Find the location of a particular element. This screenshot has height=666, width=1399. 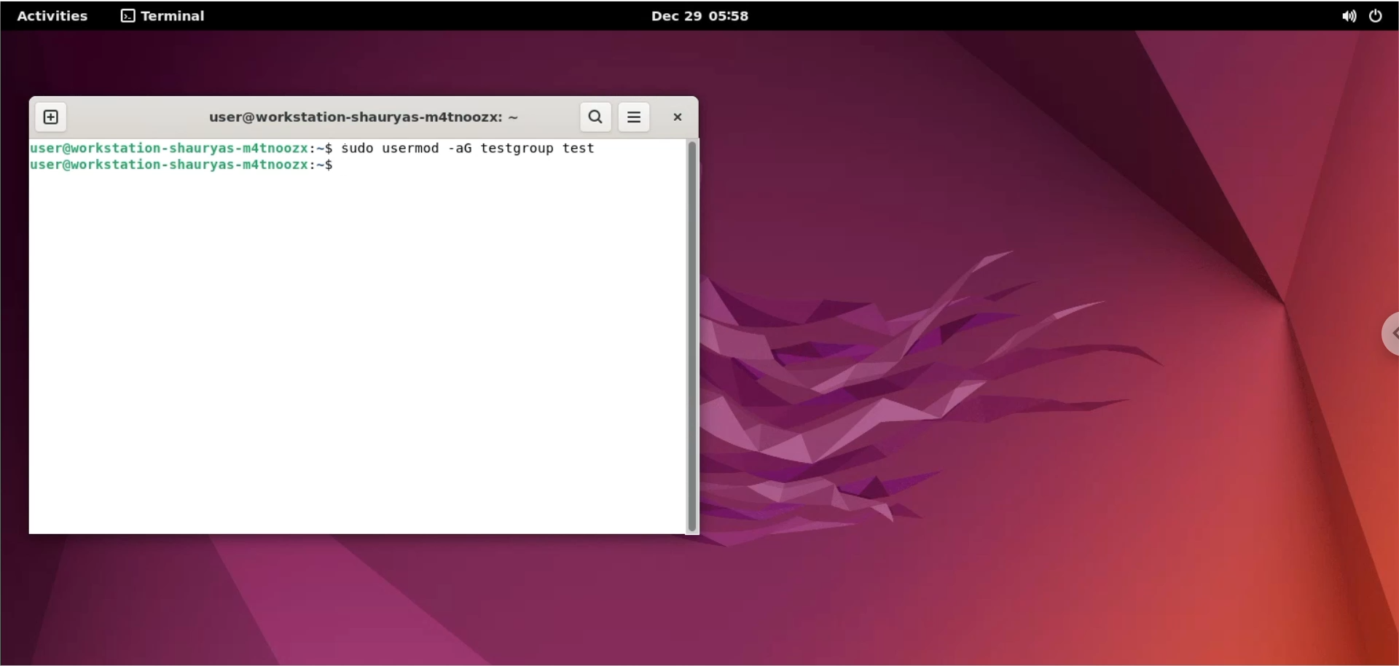

new tab is located at coordinates (50, 117).